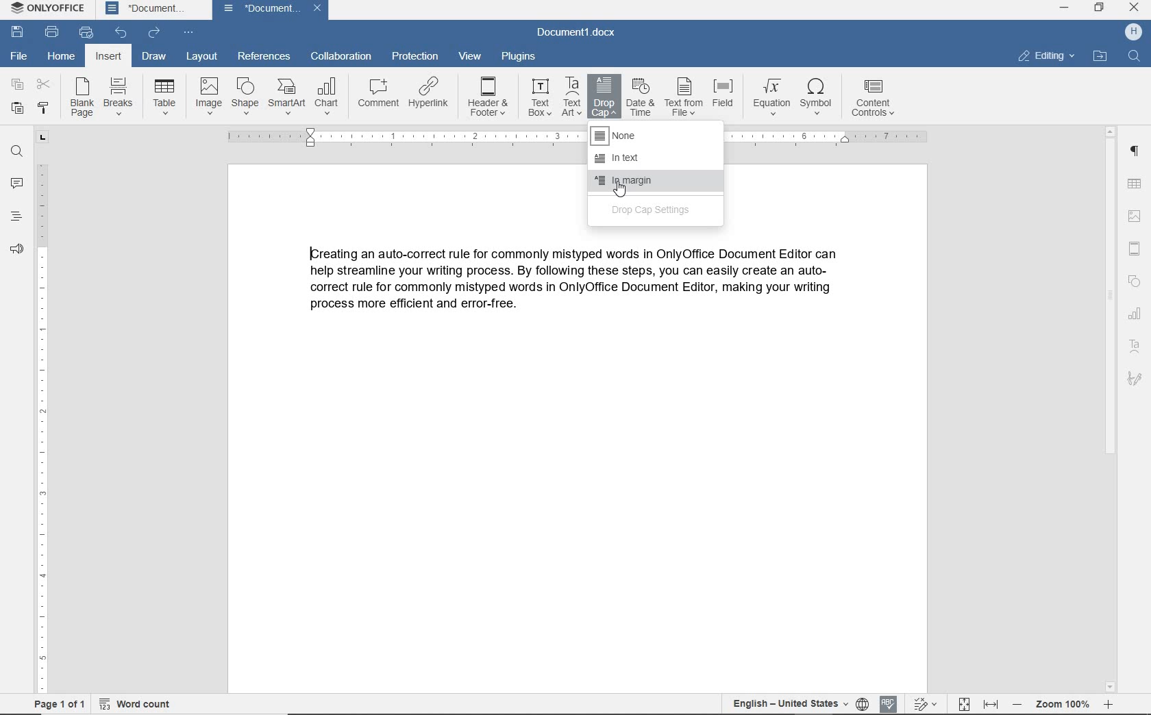  What do you see at coordinates (18, 110) in the screenshot?
I see `paste` at bounding box center [18, 110].